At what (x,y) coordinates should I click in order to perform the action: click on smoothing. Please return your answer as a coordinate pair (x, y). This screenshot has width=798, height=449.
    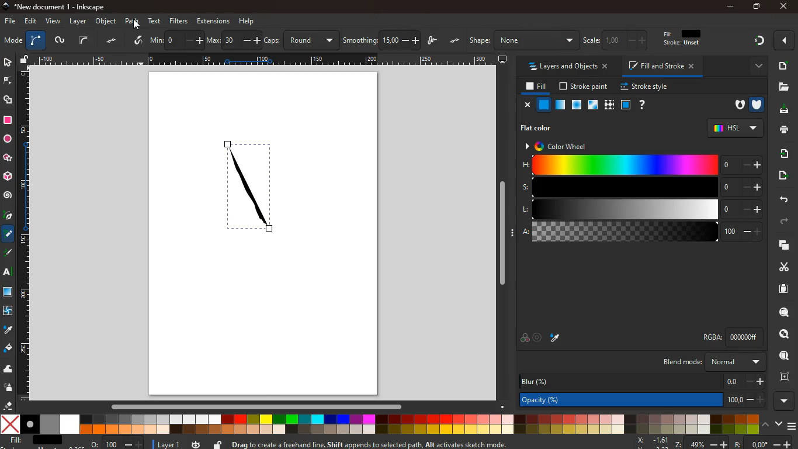
    Looking at the image, I should click on (382, 40).